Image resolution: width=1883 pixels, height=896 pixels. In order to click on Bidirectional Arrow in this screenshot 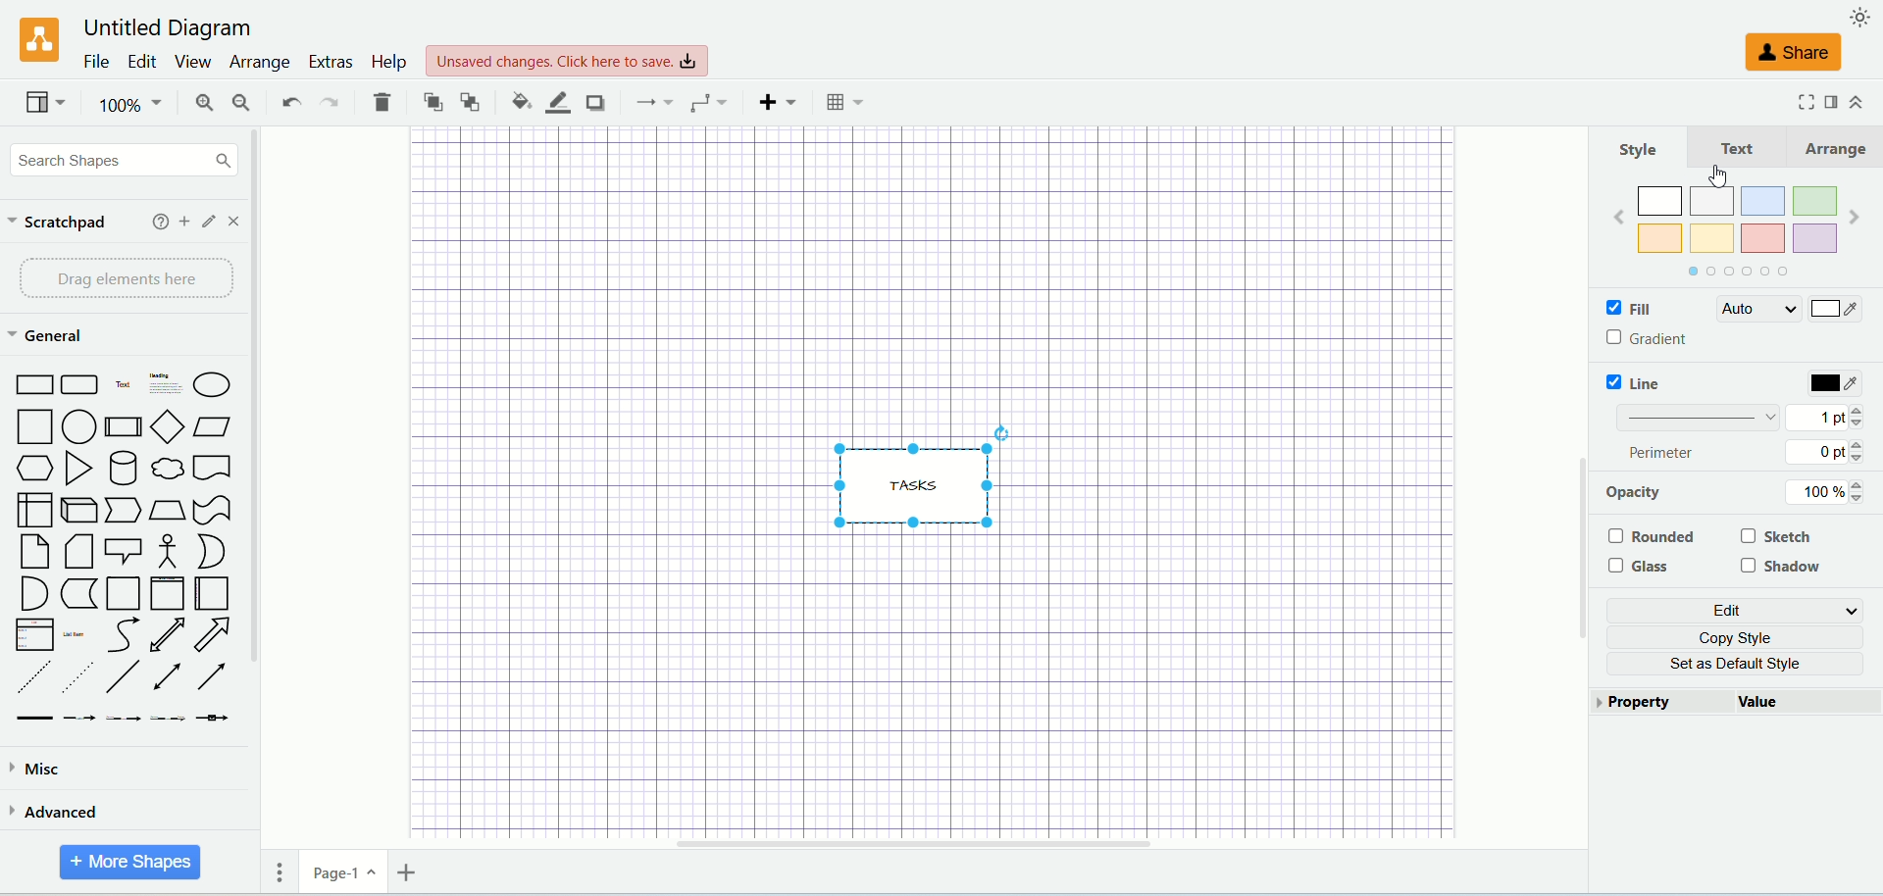, I will do `click(170, 678)`.